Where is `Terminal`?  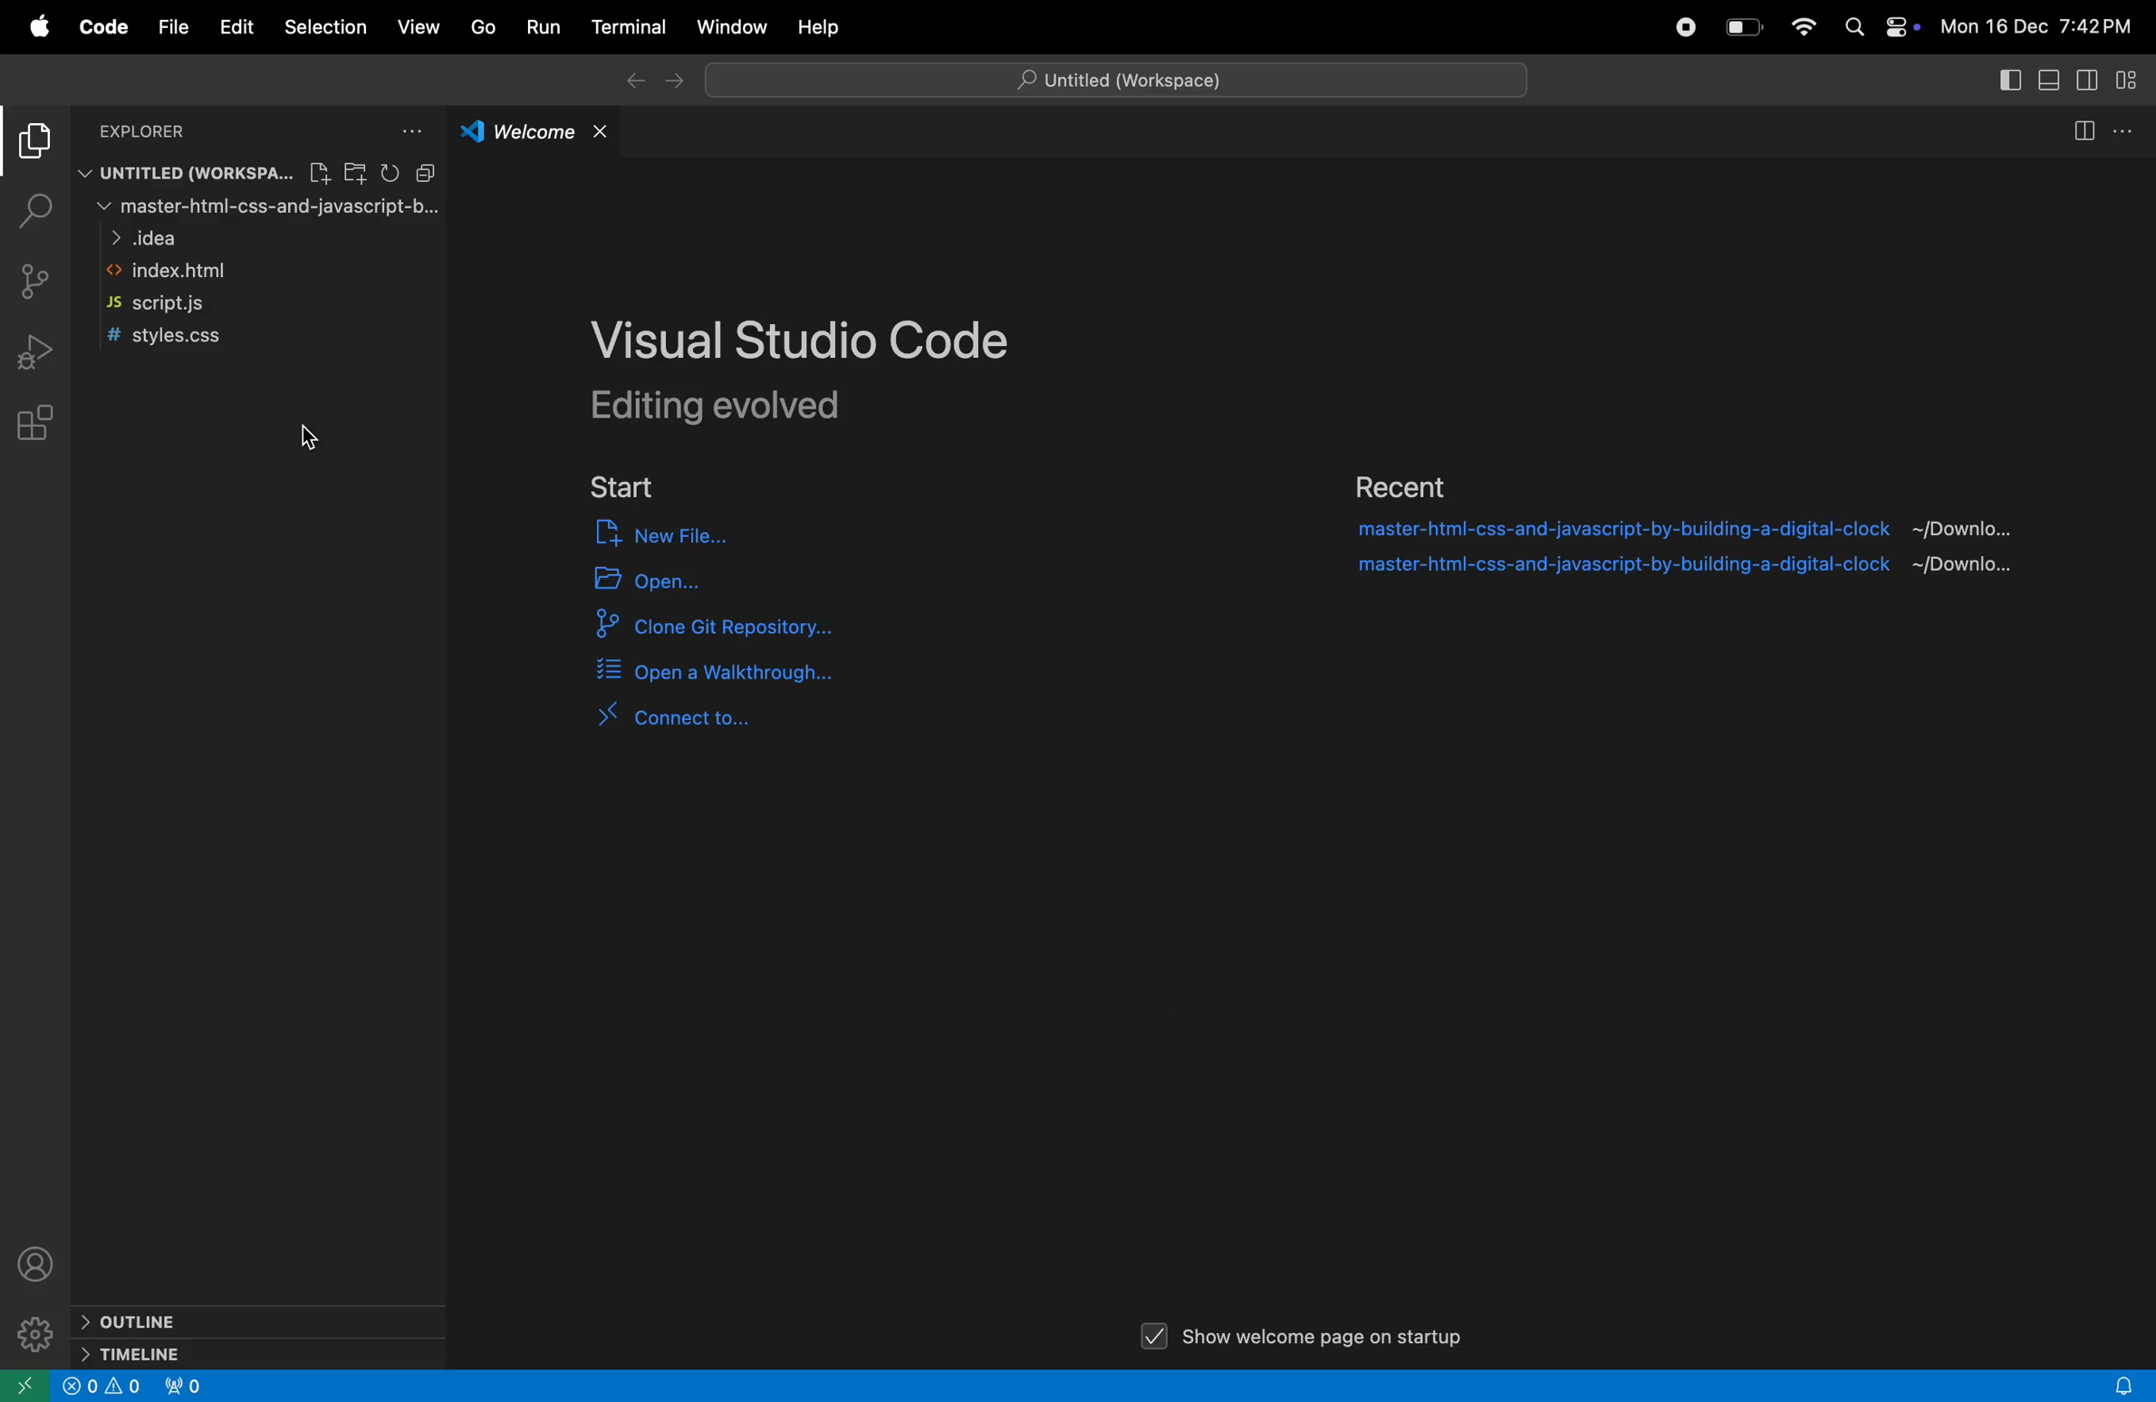 Terminal is located at coordinates (629, 26).